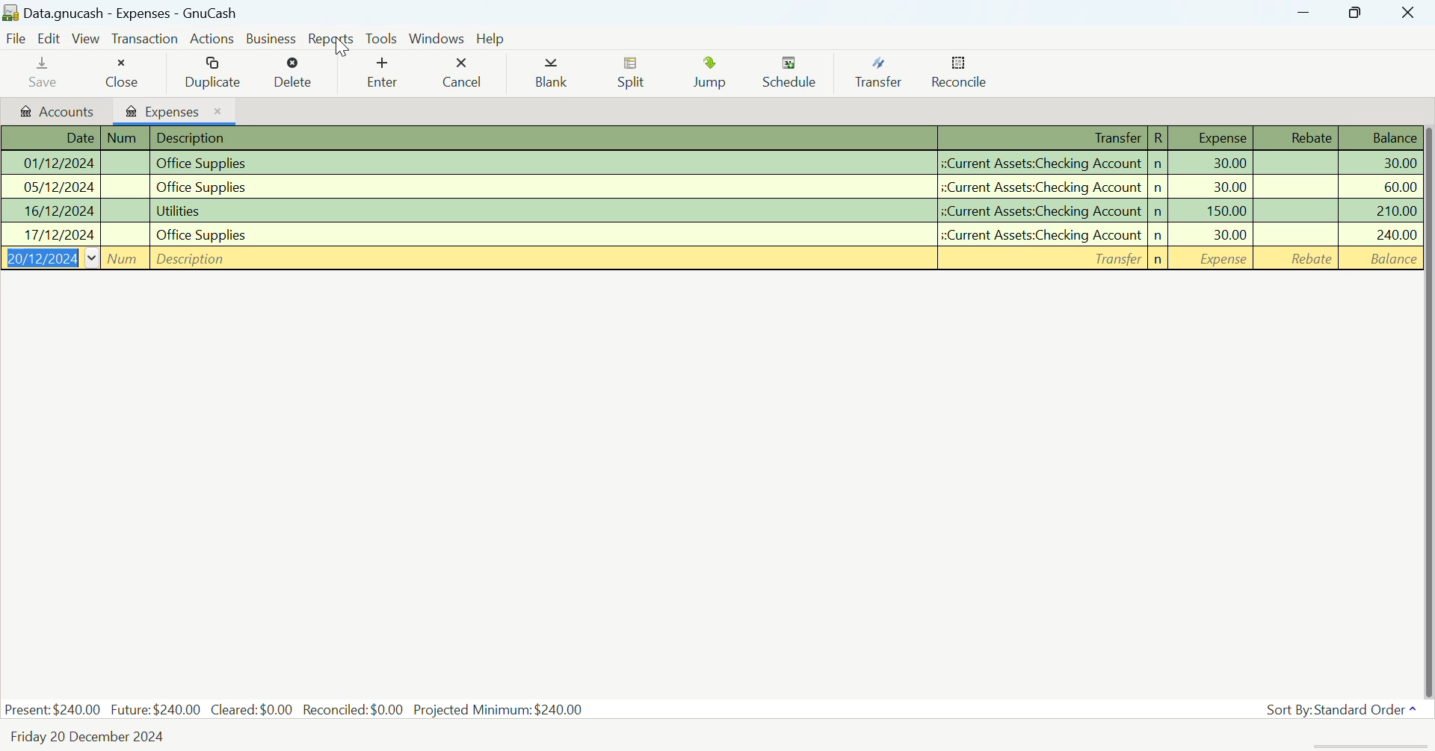 This screenshot has height=751, width=1435. Describe the element at coordinates (1305, 13) in the screenshot. I see `Restore Down` at that location.